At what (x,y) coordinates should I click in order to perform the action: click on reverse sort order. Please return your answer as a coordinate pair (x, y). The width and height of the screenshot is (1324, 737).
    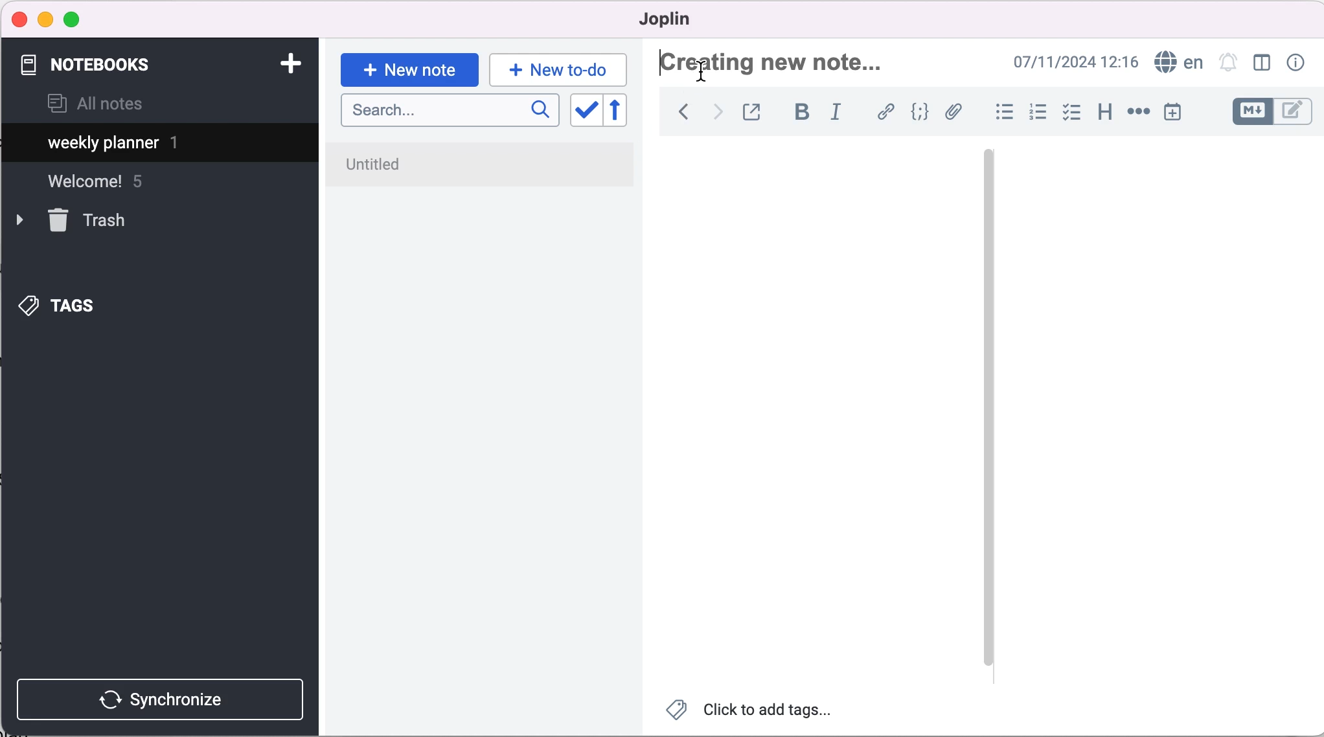
    Looking at the image, I should click on (626, 113).